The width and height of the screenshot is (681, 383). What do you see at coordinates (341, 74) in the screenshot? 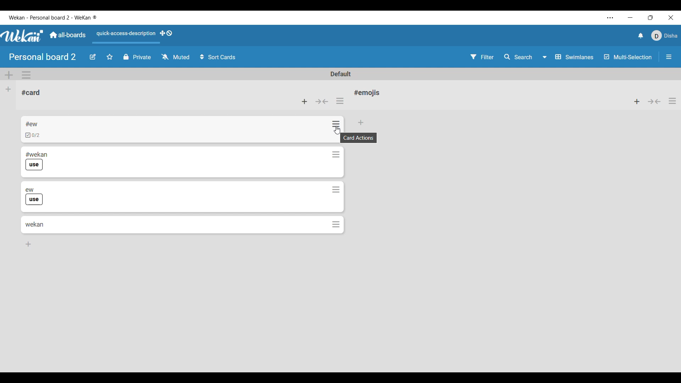
I see `Default swimlane` at bounding box center [341, 74].